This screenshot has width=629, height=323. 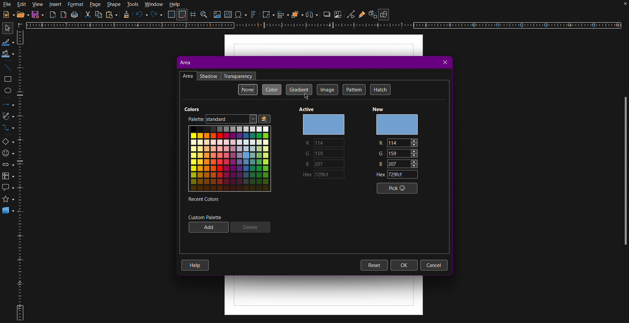 I want to click on Edit, so click(x=23, y=4).